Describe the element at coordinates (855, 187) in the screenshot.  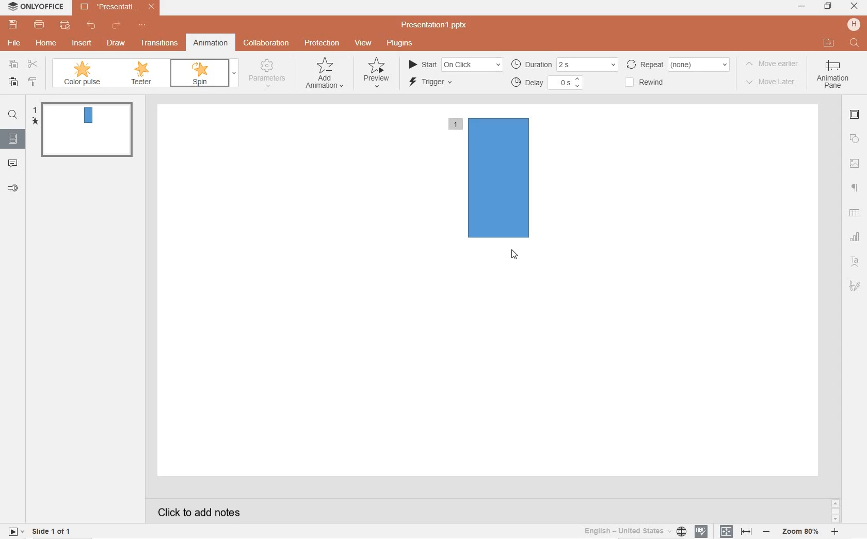
I see `paragraph settings` at that location.